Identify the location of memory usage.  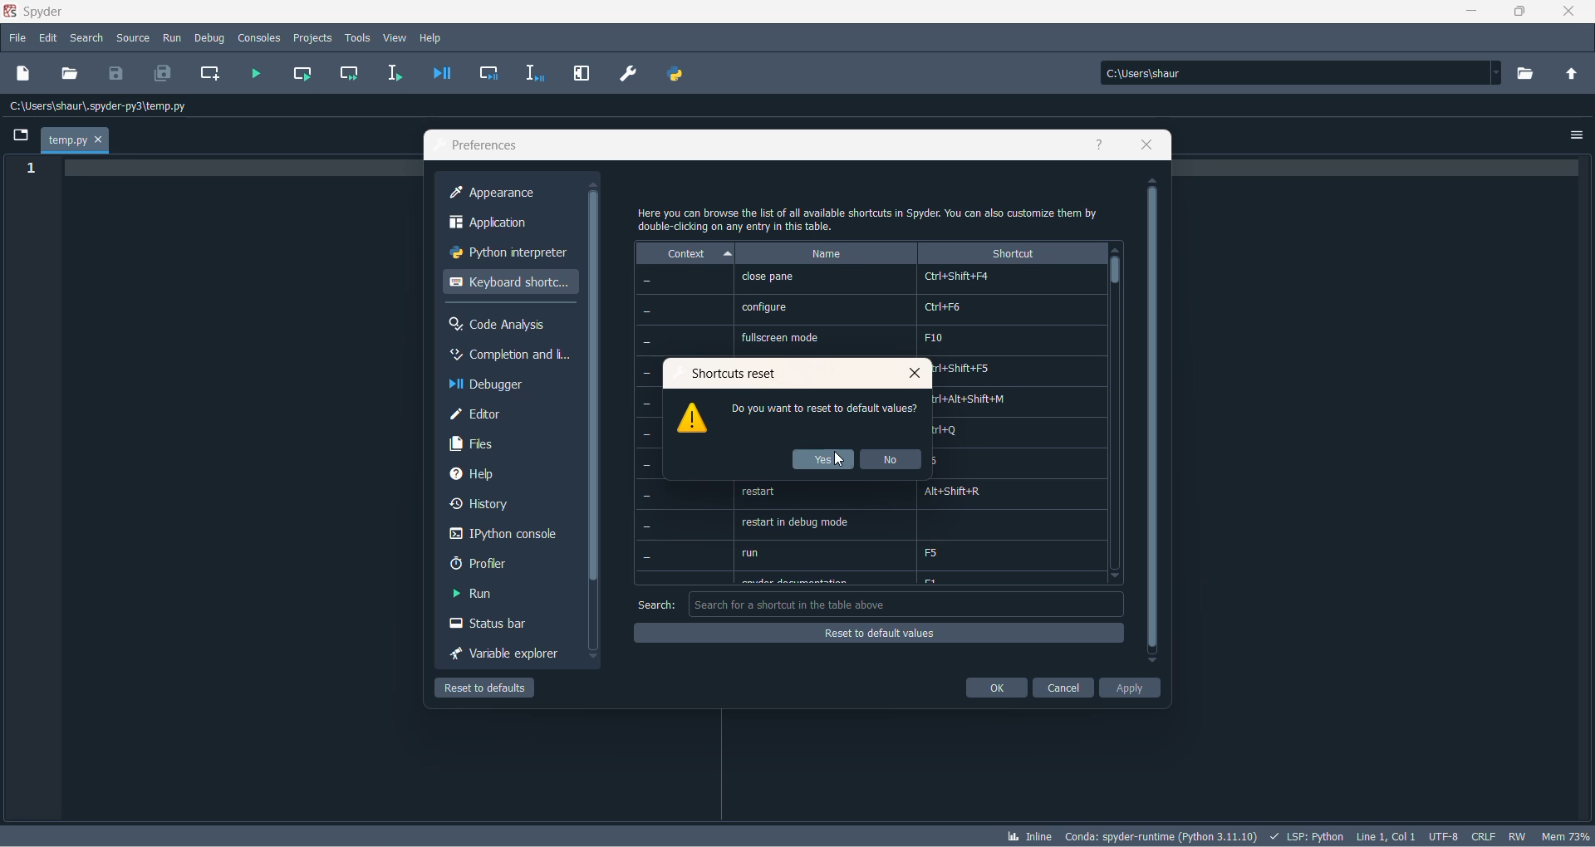
(1565, 835).